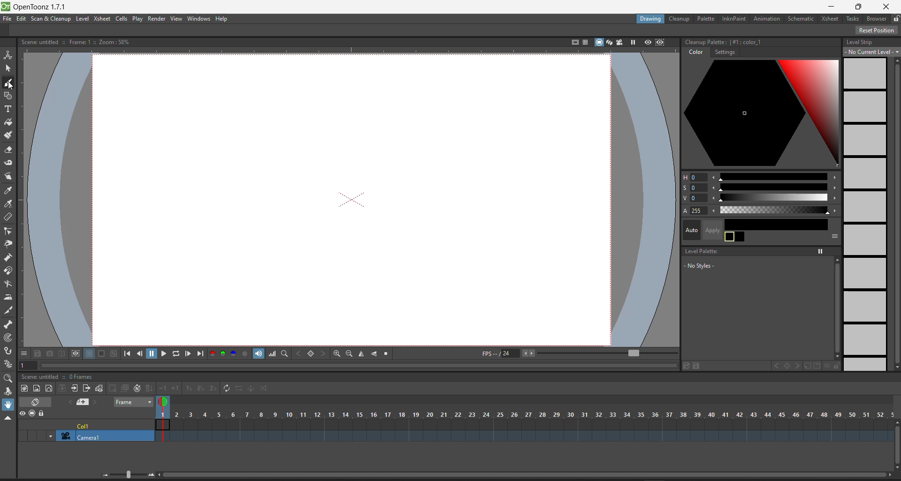 The width and height of the screenshot is (901, 481). I want to click on next key, so click(324, 353).